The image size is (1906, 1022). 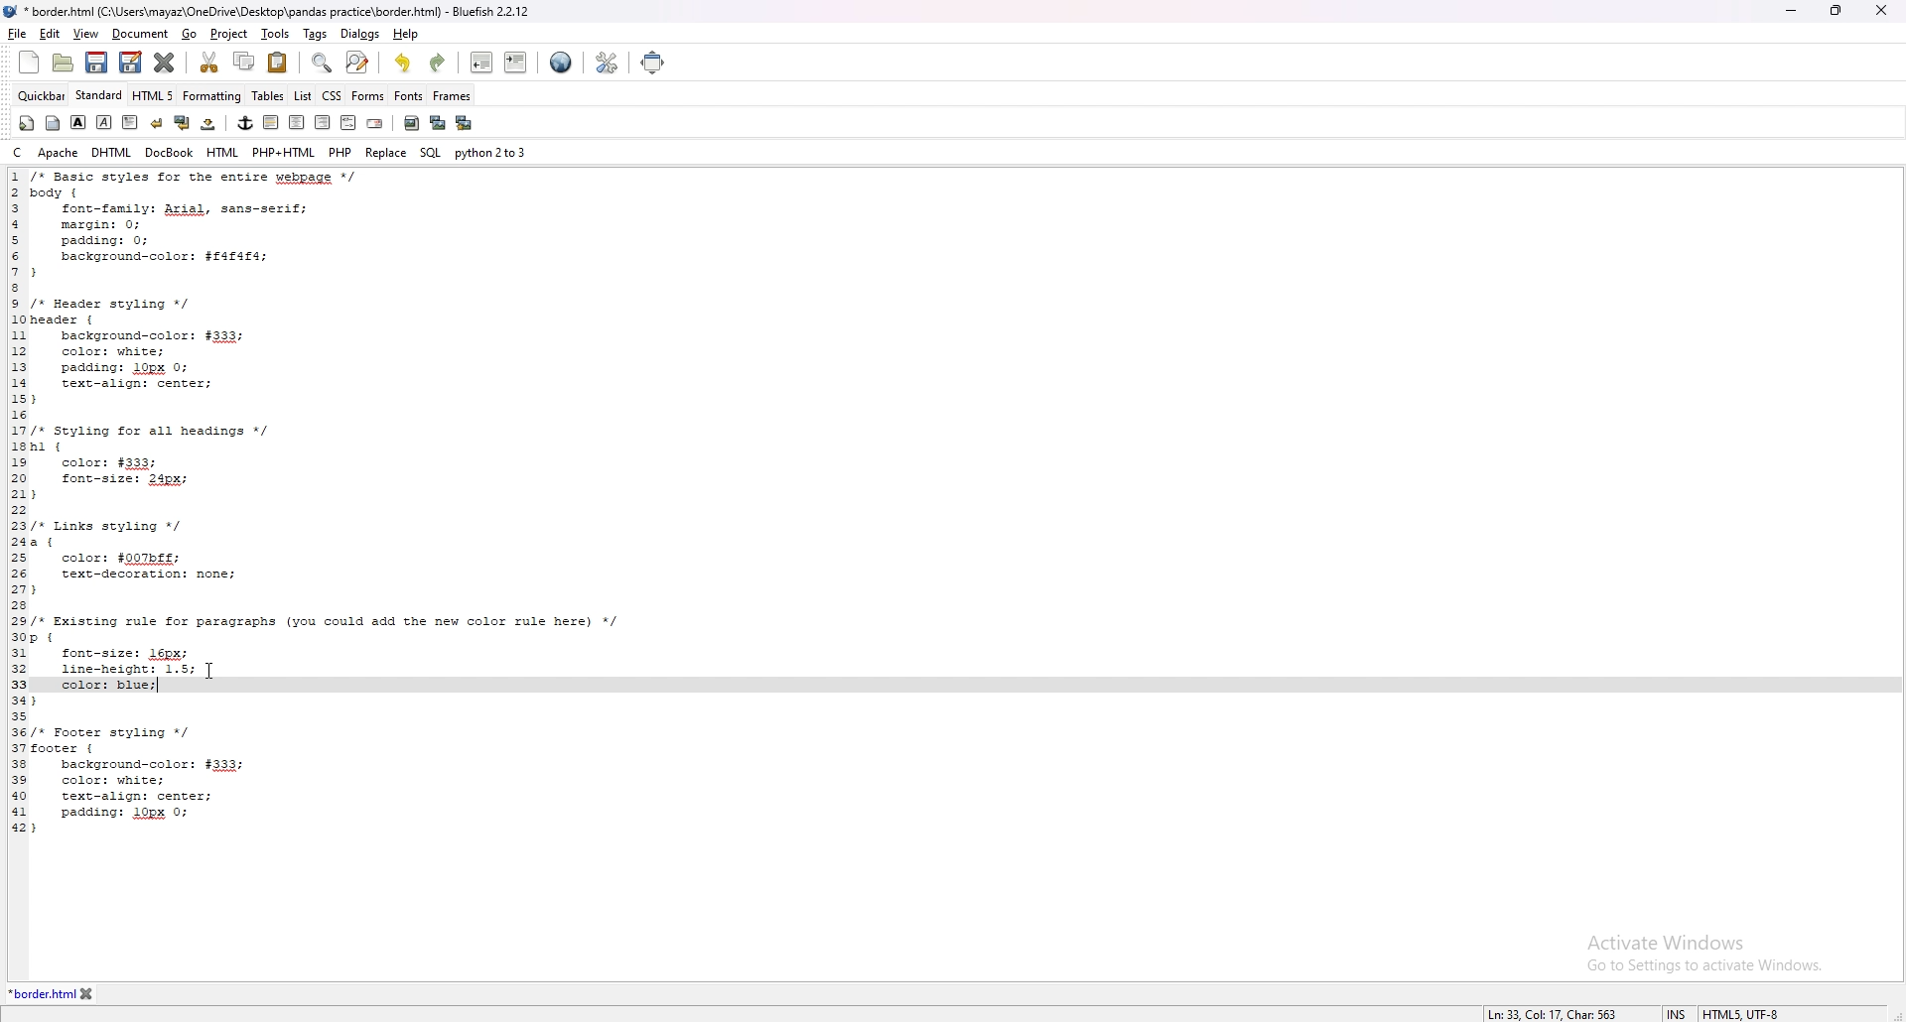 I want to click on open, so click(x=63, y=64).